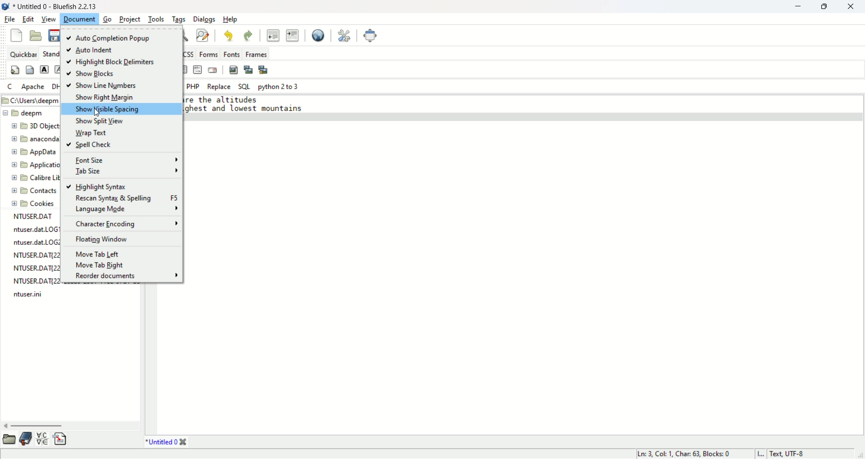 Image resolution: width=865 pixels, height=459 pixels. What do you see at coordinates (245, 106) in the screenshot?
I see `text` at bounding box center [245, 106].